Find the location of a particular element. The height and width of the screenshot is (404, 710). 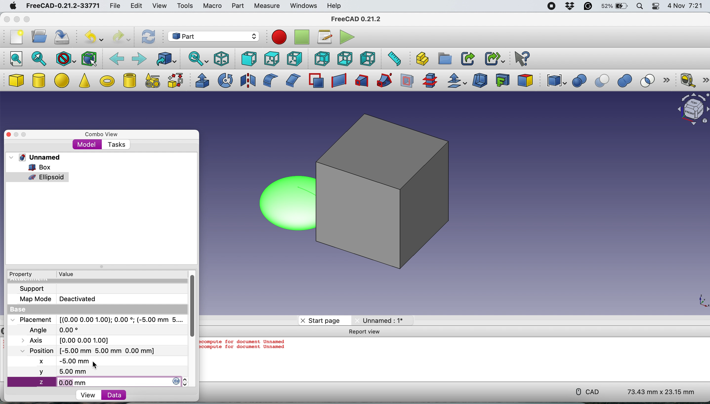

screen recorder is located at coordinates (551, 7).